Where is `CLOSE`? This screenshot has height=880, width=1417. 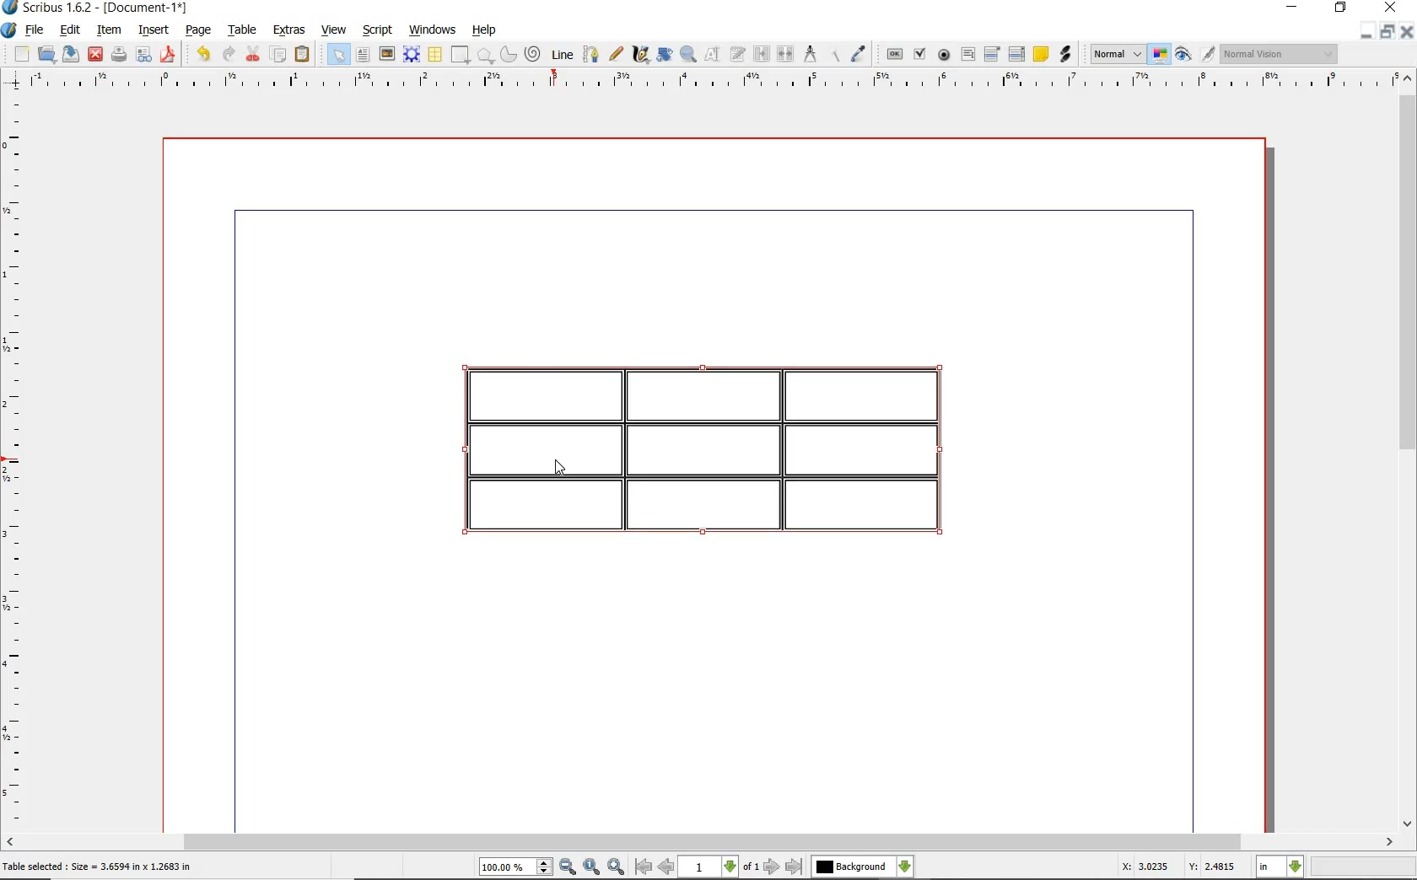 CLOSE is located at coordinates (1391, 8).